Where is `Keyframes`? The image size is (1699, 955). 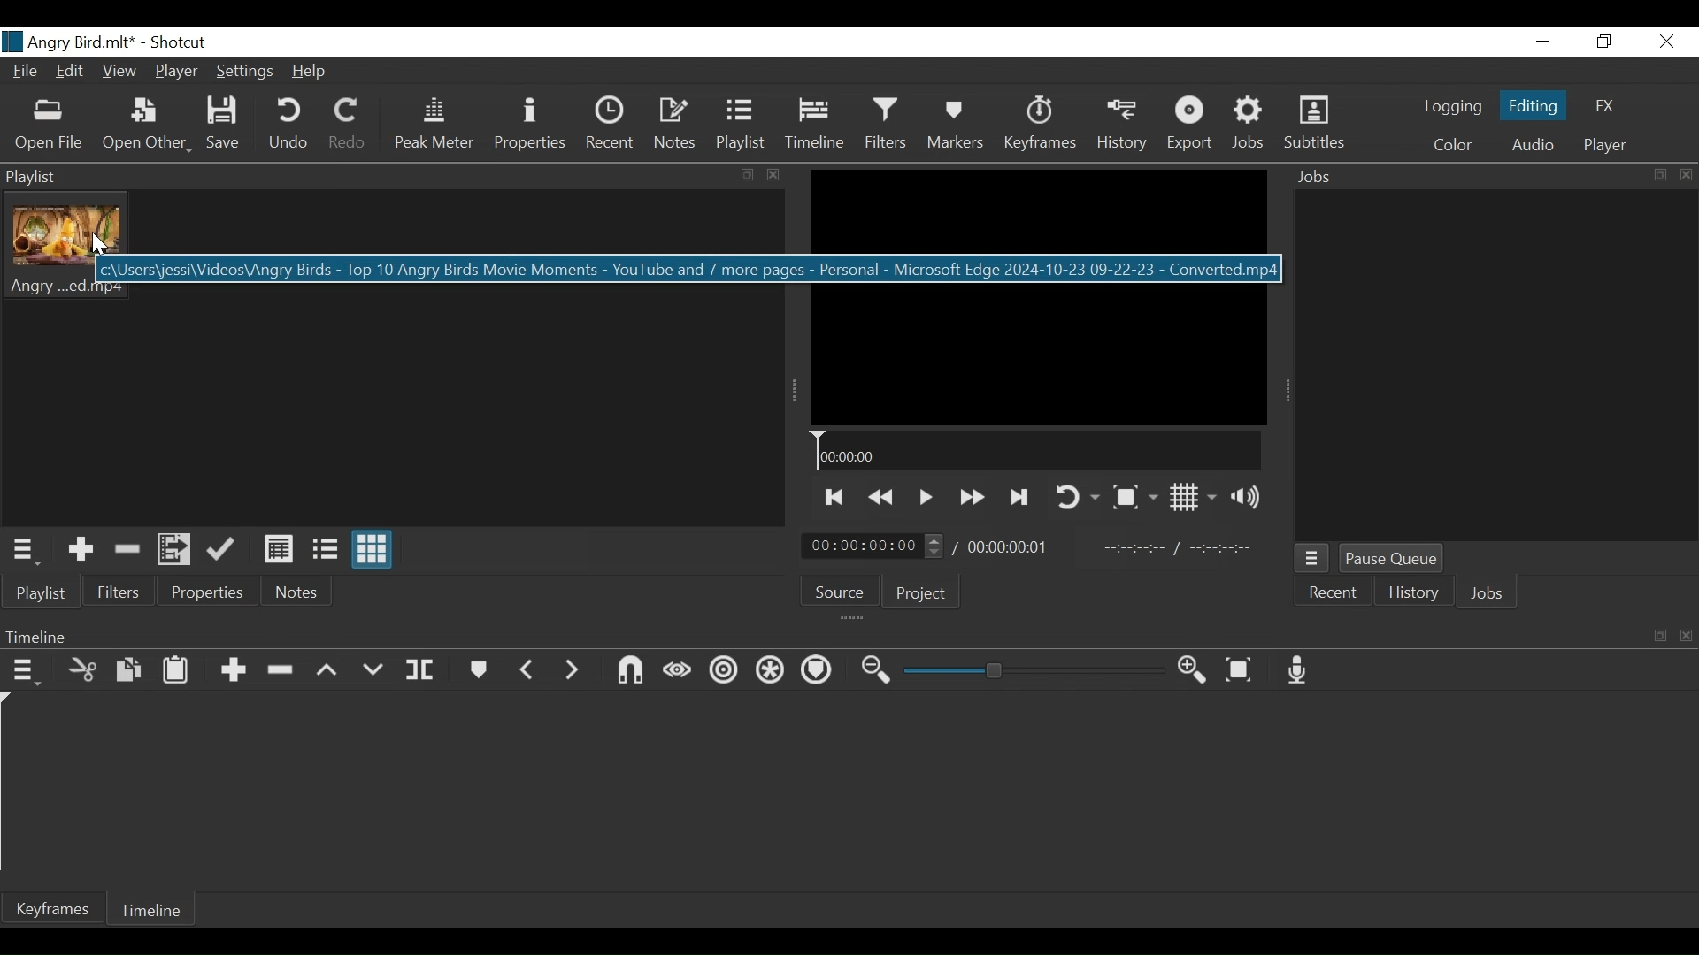 Keyframes is located at coordinates (1040, 124).